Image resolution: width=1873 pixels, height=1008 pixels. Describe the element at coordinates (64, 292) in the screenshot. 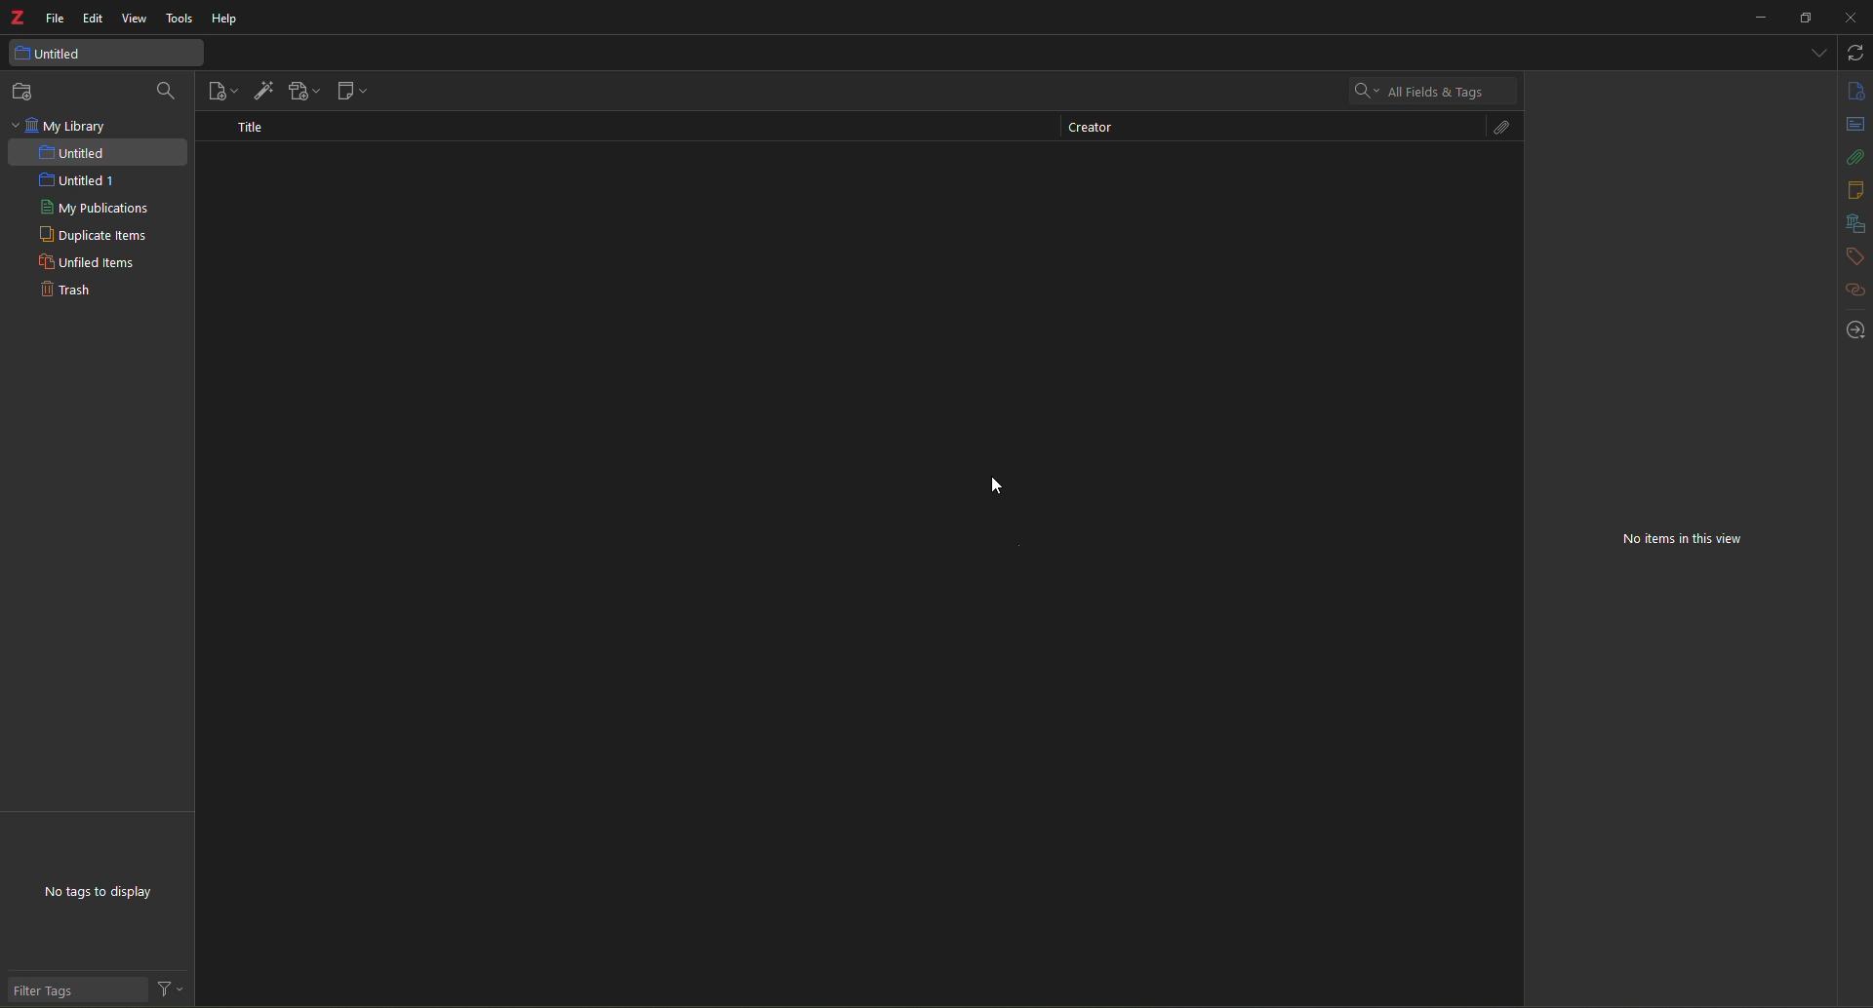

I see `trash` at that location.